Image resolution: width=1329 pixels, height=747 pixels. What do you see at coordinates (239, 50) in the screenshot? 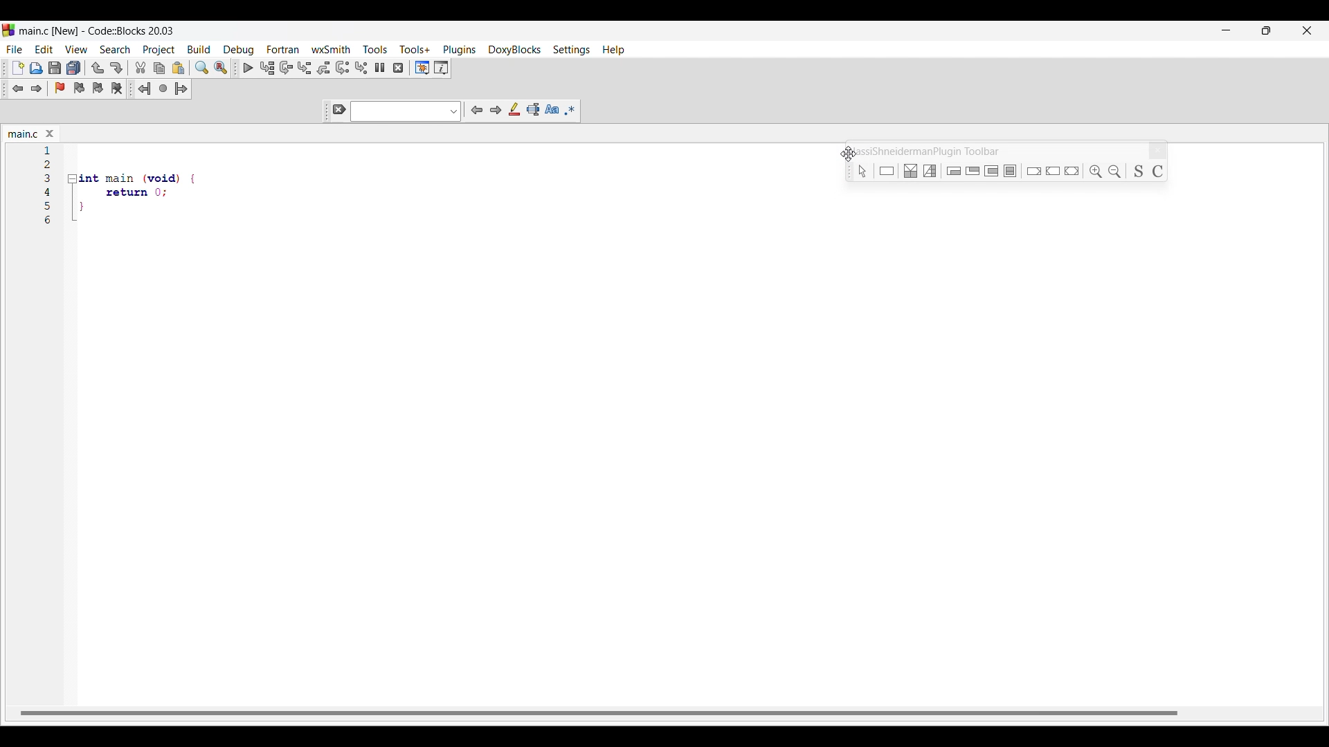
I see `Debug menu` at bounding box center [239, 50].